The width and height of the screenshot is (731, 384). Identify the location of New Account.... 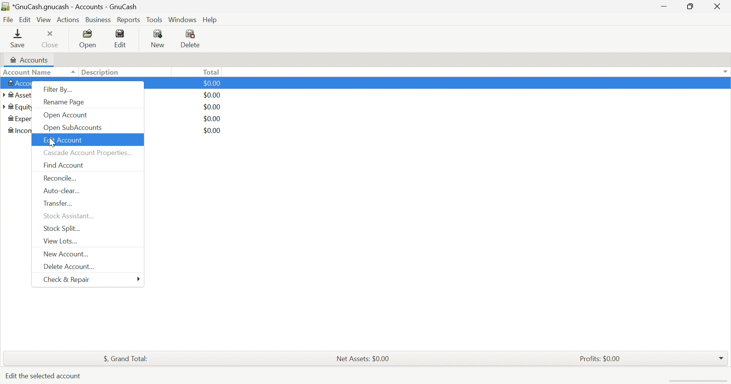
(68, 254).